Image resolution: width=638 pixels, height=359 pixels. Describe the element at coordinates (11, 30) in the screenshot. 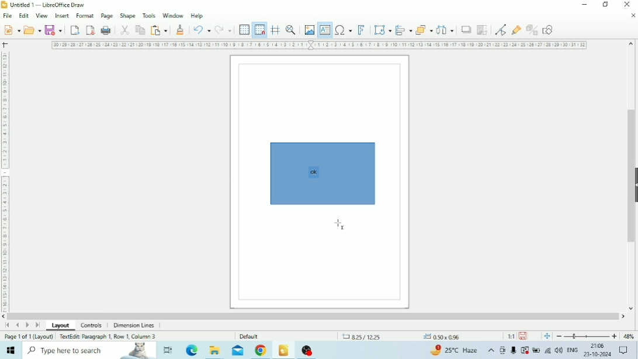

I see `New` at that location.